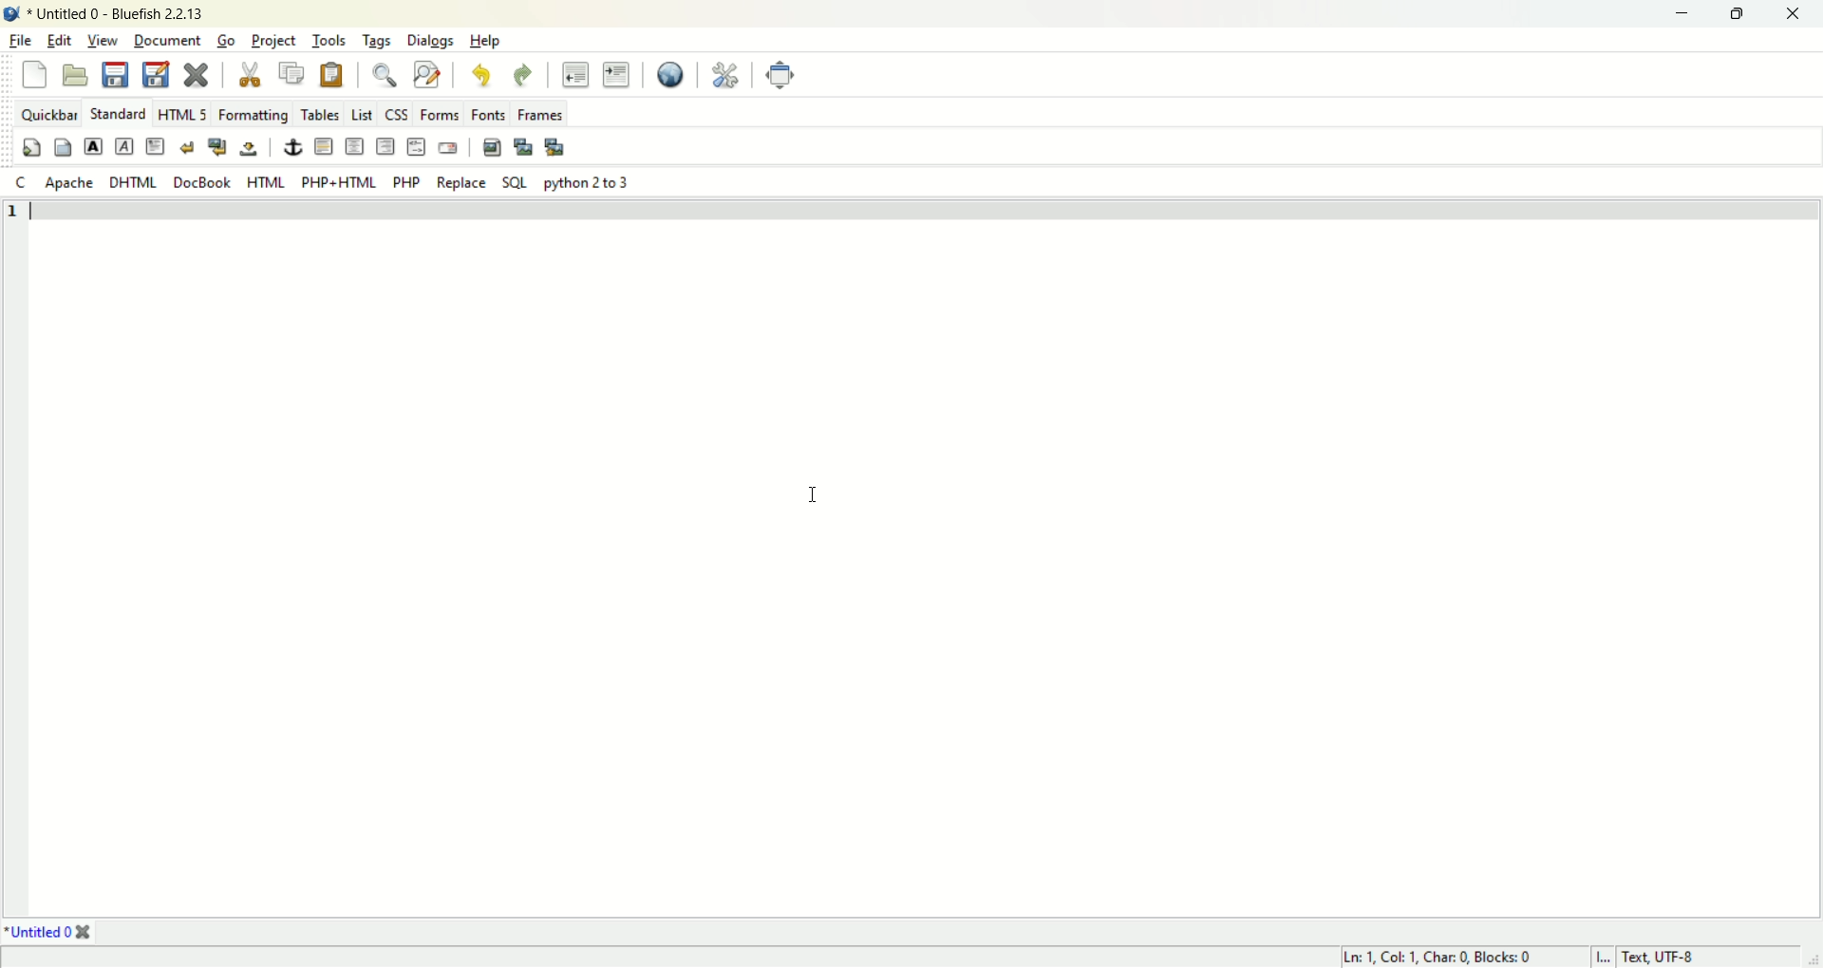 This screenshot has height=968, width=1823. I want to click on DocBook, so click(202, 184).